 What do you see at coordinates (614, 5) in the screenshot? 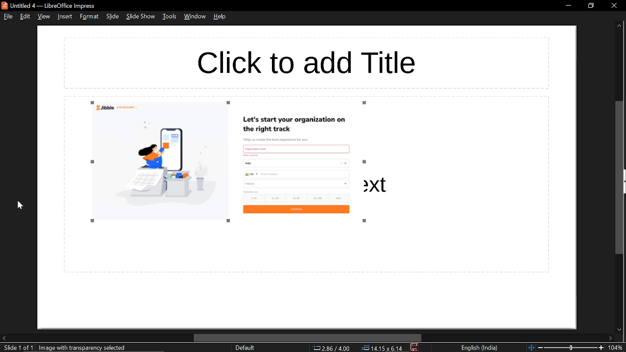
I see `close` at bounding box center [614, 5].